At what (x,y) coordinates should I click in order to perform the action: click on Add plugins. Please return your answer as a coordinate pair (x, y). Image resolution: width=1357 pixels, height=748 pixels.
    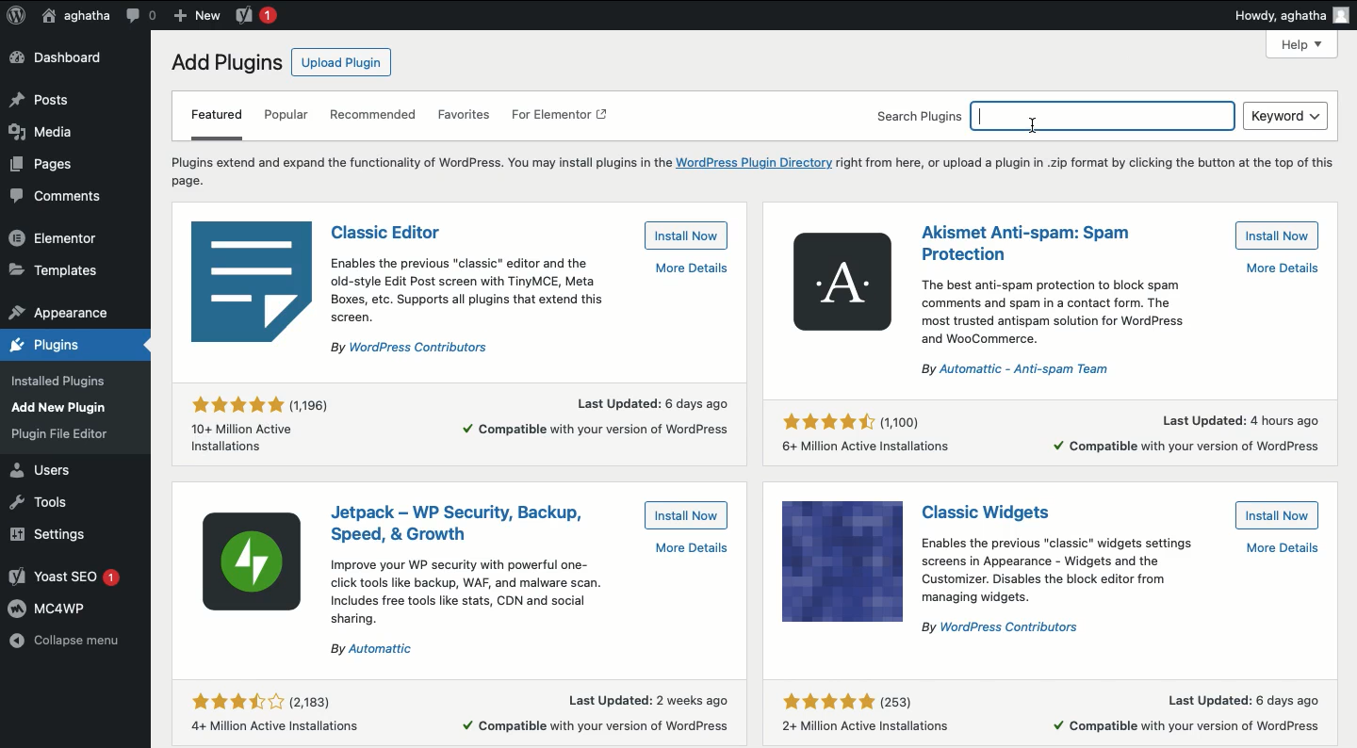
    Looking at the image, I should click on (224, 63).